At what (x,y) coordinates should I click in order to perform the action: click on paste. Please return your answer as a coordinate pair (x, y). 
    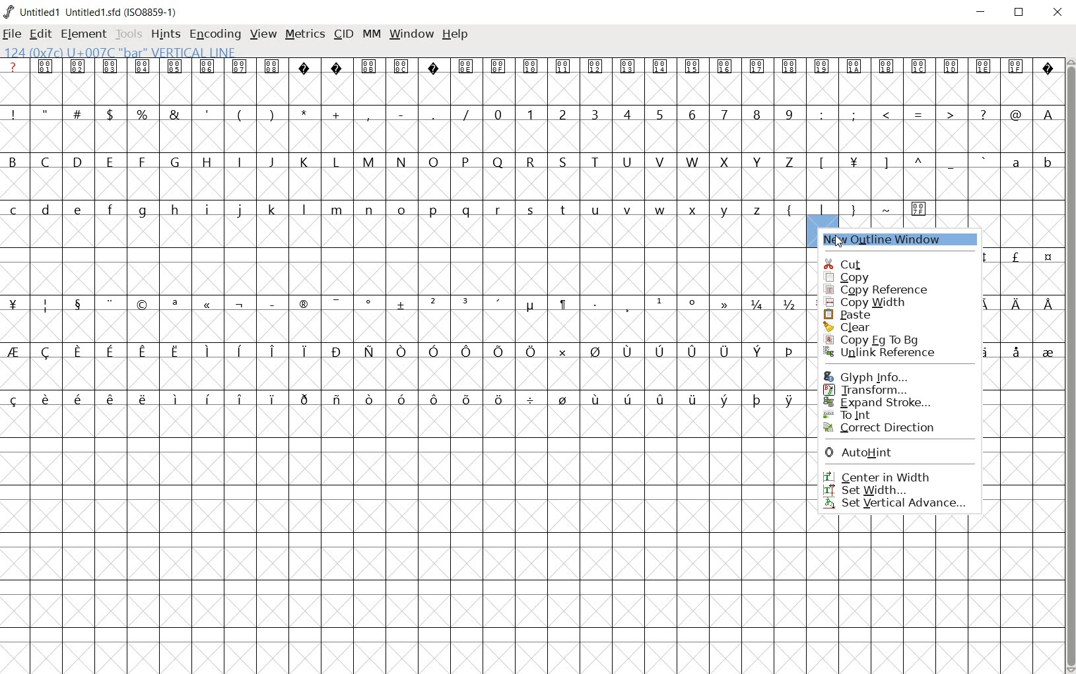
    Looking at the image, I should click on (865, 313).